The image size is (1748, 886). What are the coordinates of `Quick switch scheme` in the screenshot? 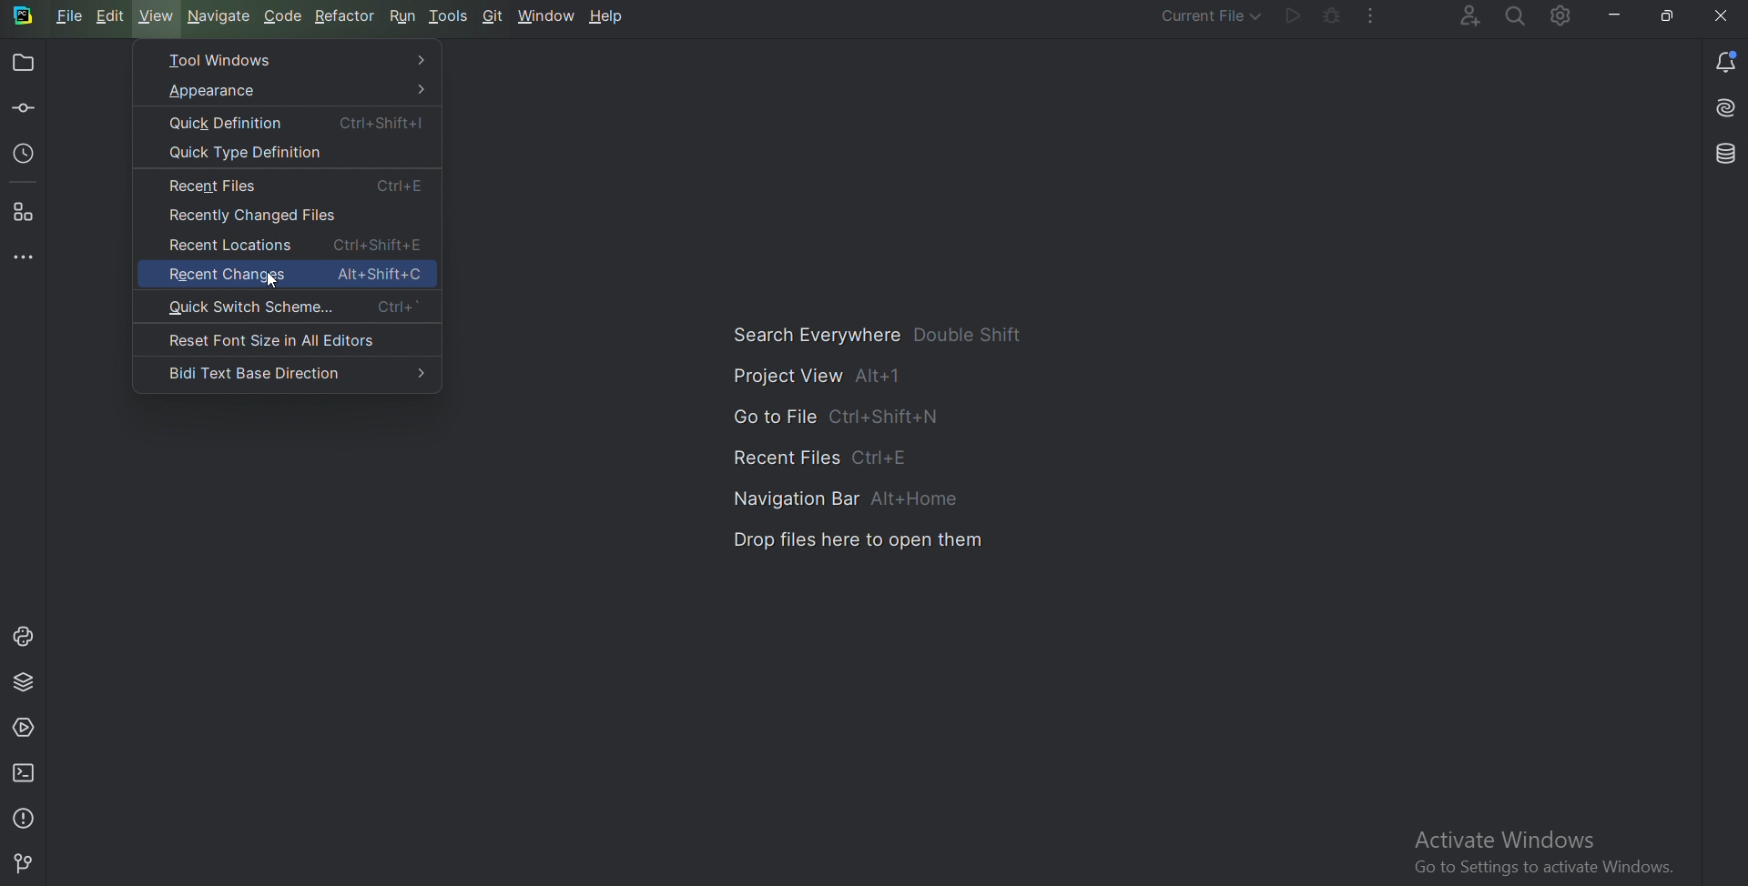 It's located at (286, 307).